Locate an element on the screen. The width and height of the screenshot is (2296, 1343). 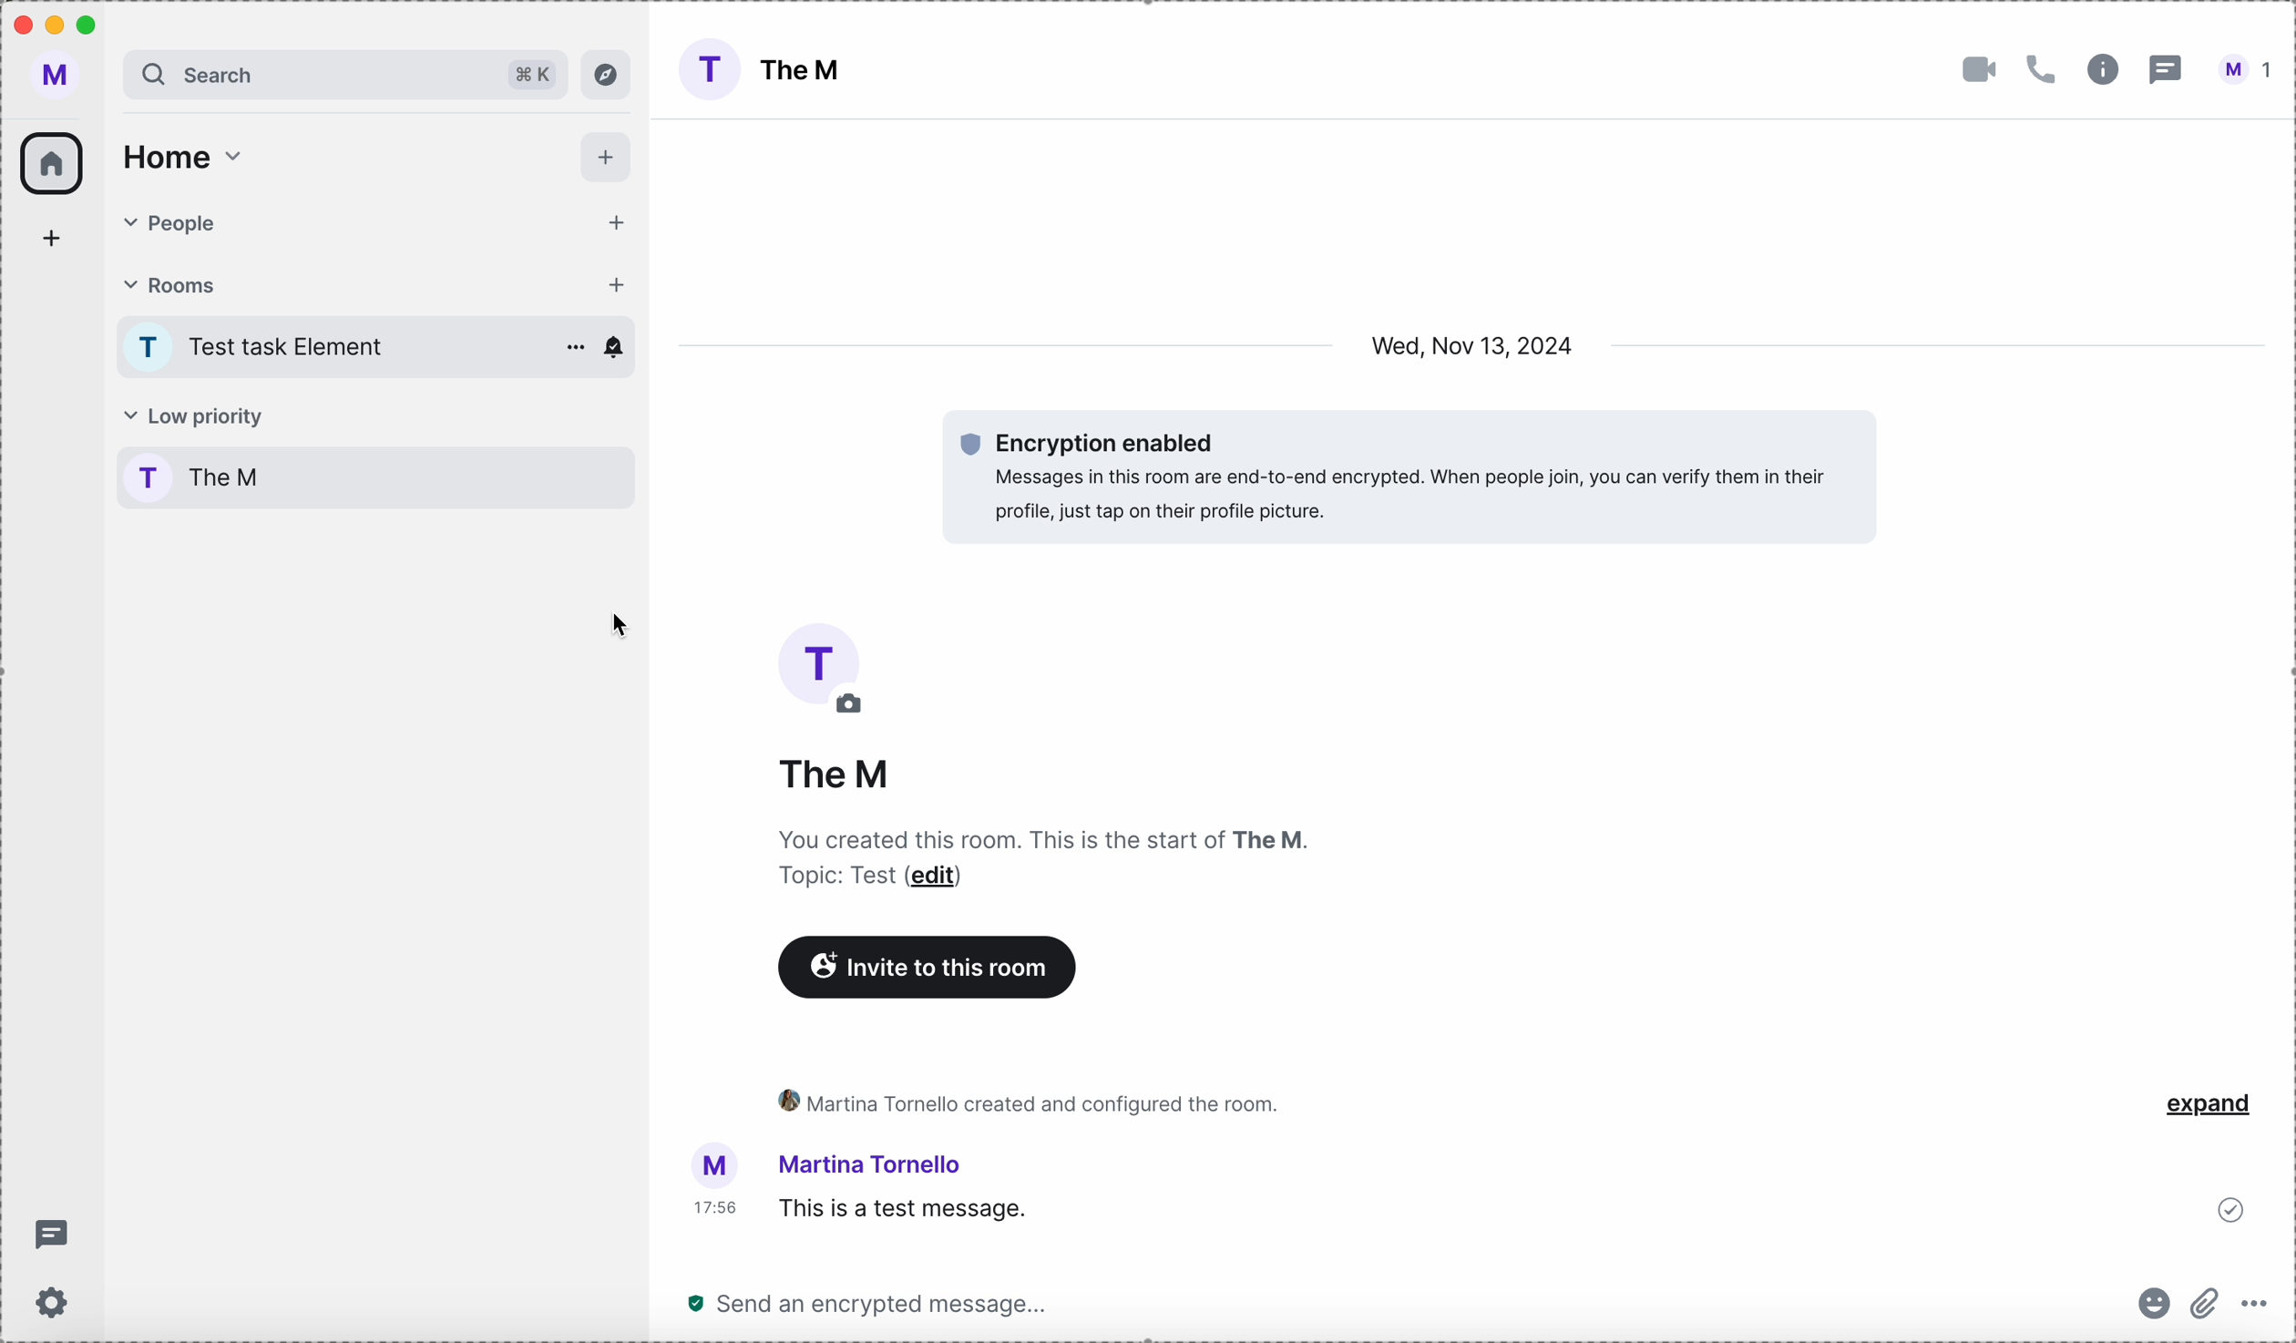
activity room is located at coordinates (1028, 1098).